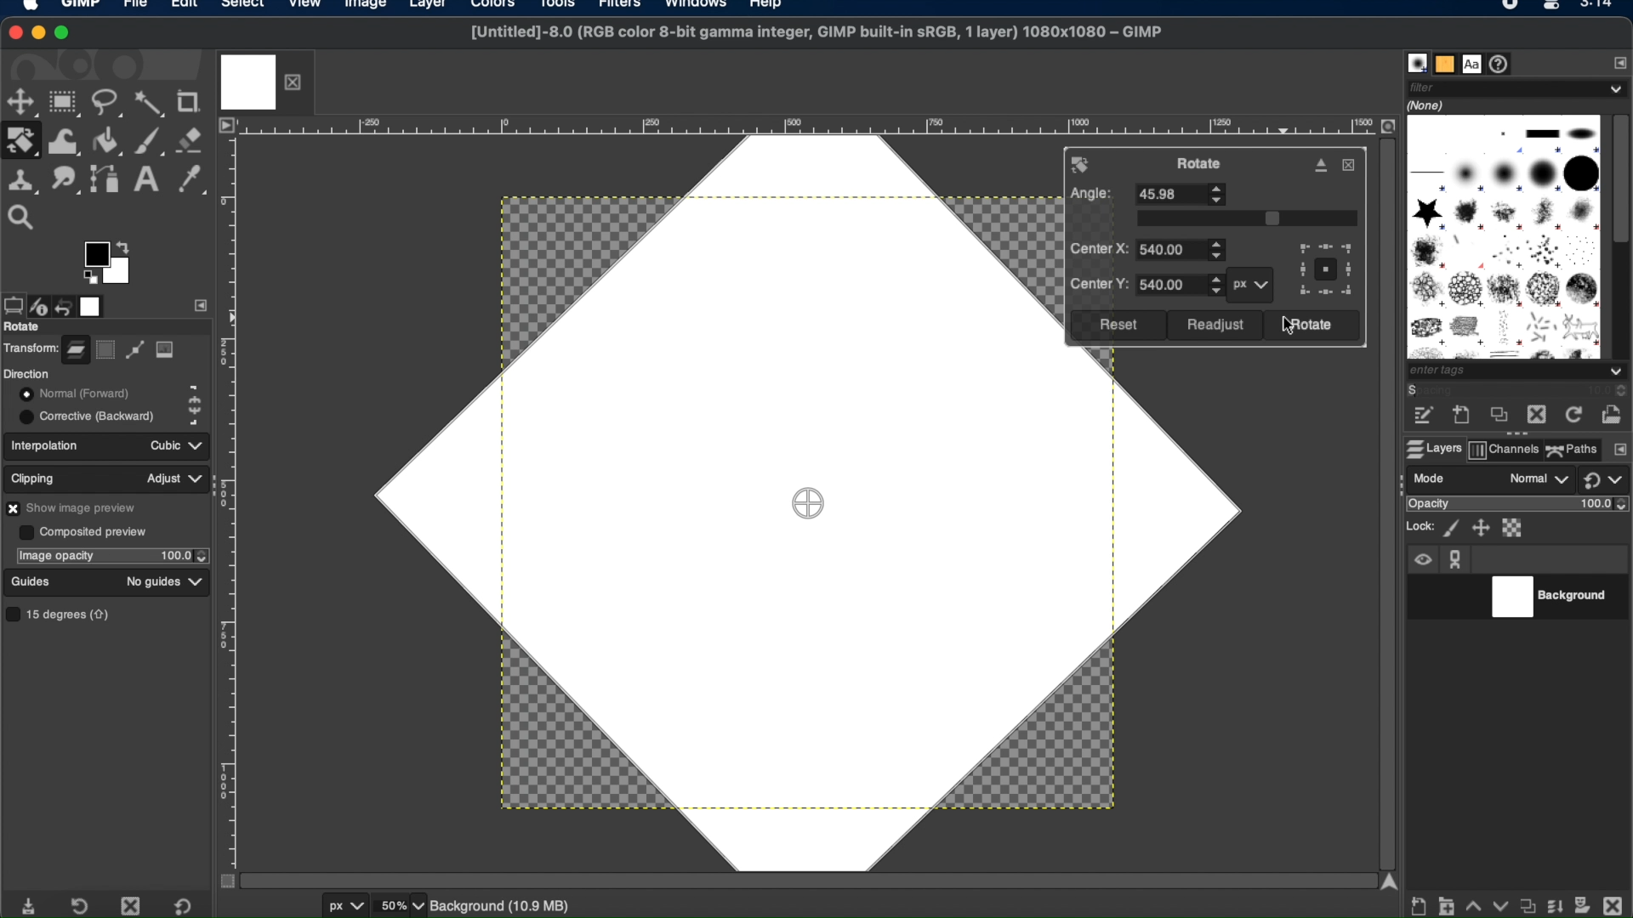  I want to click on restore to default value, so click(190, 906).